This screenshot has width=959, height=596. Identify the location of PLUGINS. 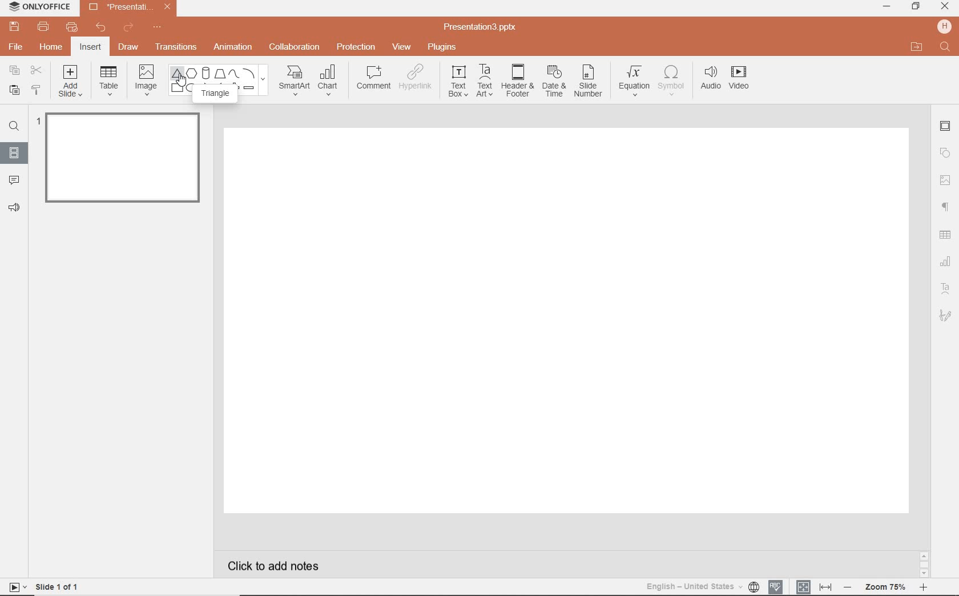
(444, 46).